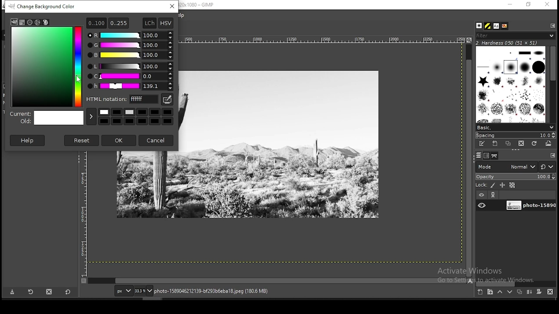 The width and height of the screenshot is (559, 314). What do you see at coordinates (144, 290) in the screenshot?
I see `zoom level` at bounding box center [144, 290].